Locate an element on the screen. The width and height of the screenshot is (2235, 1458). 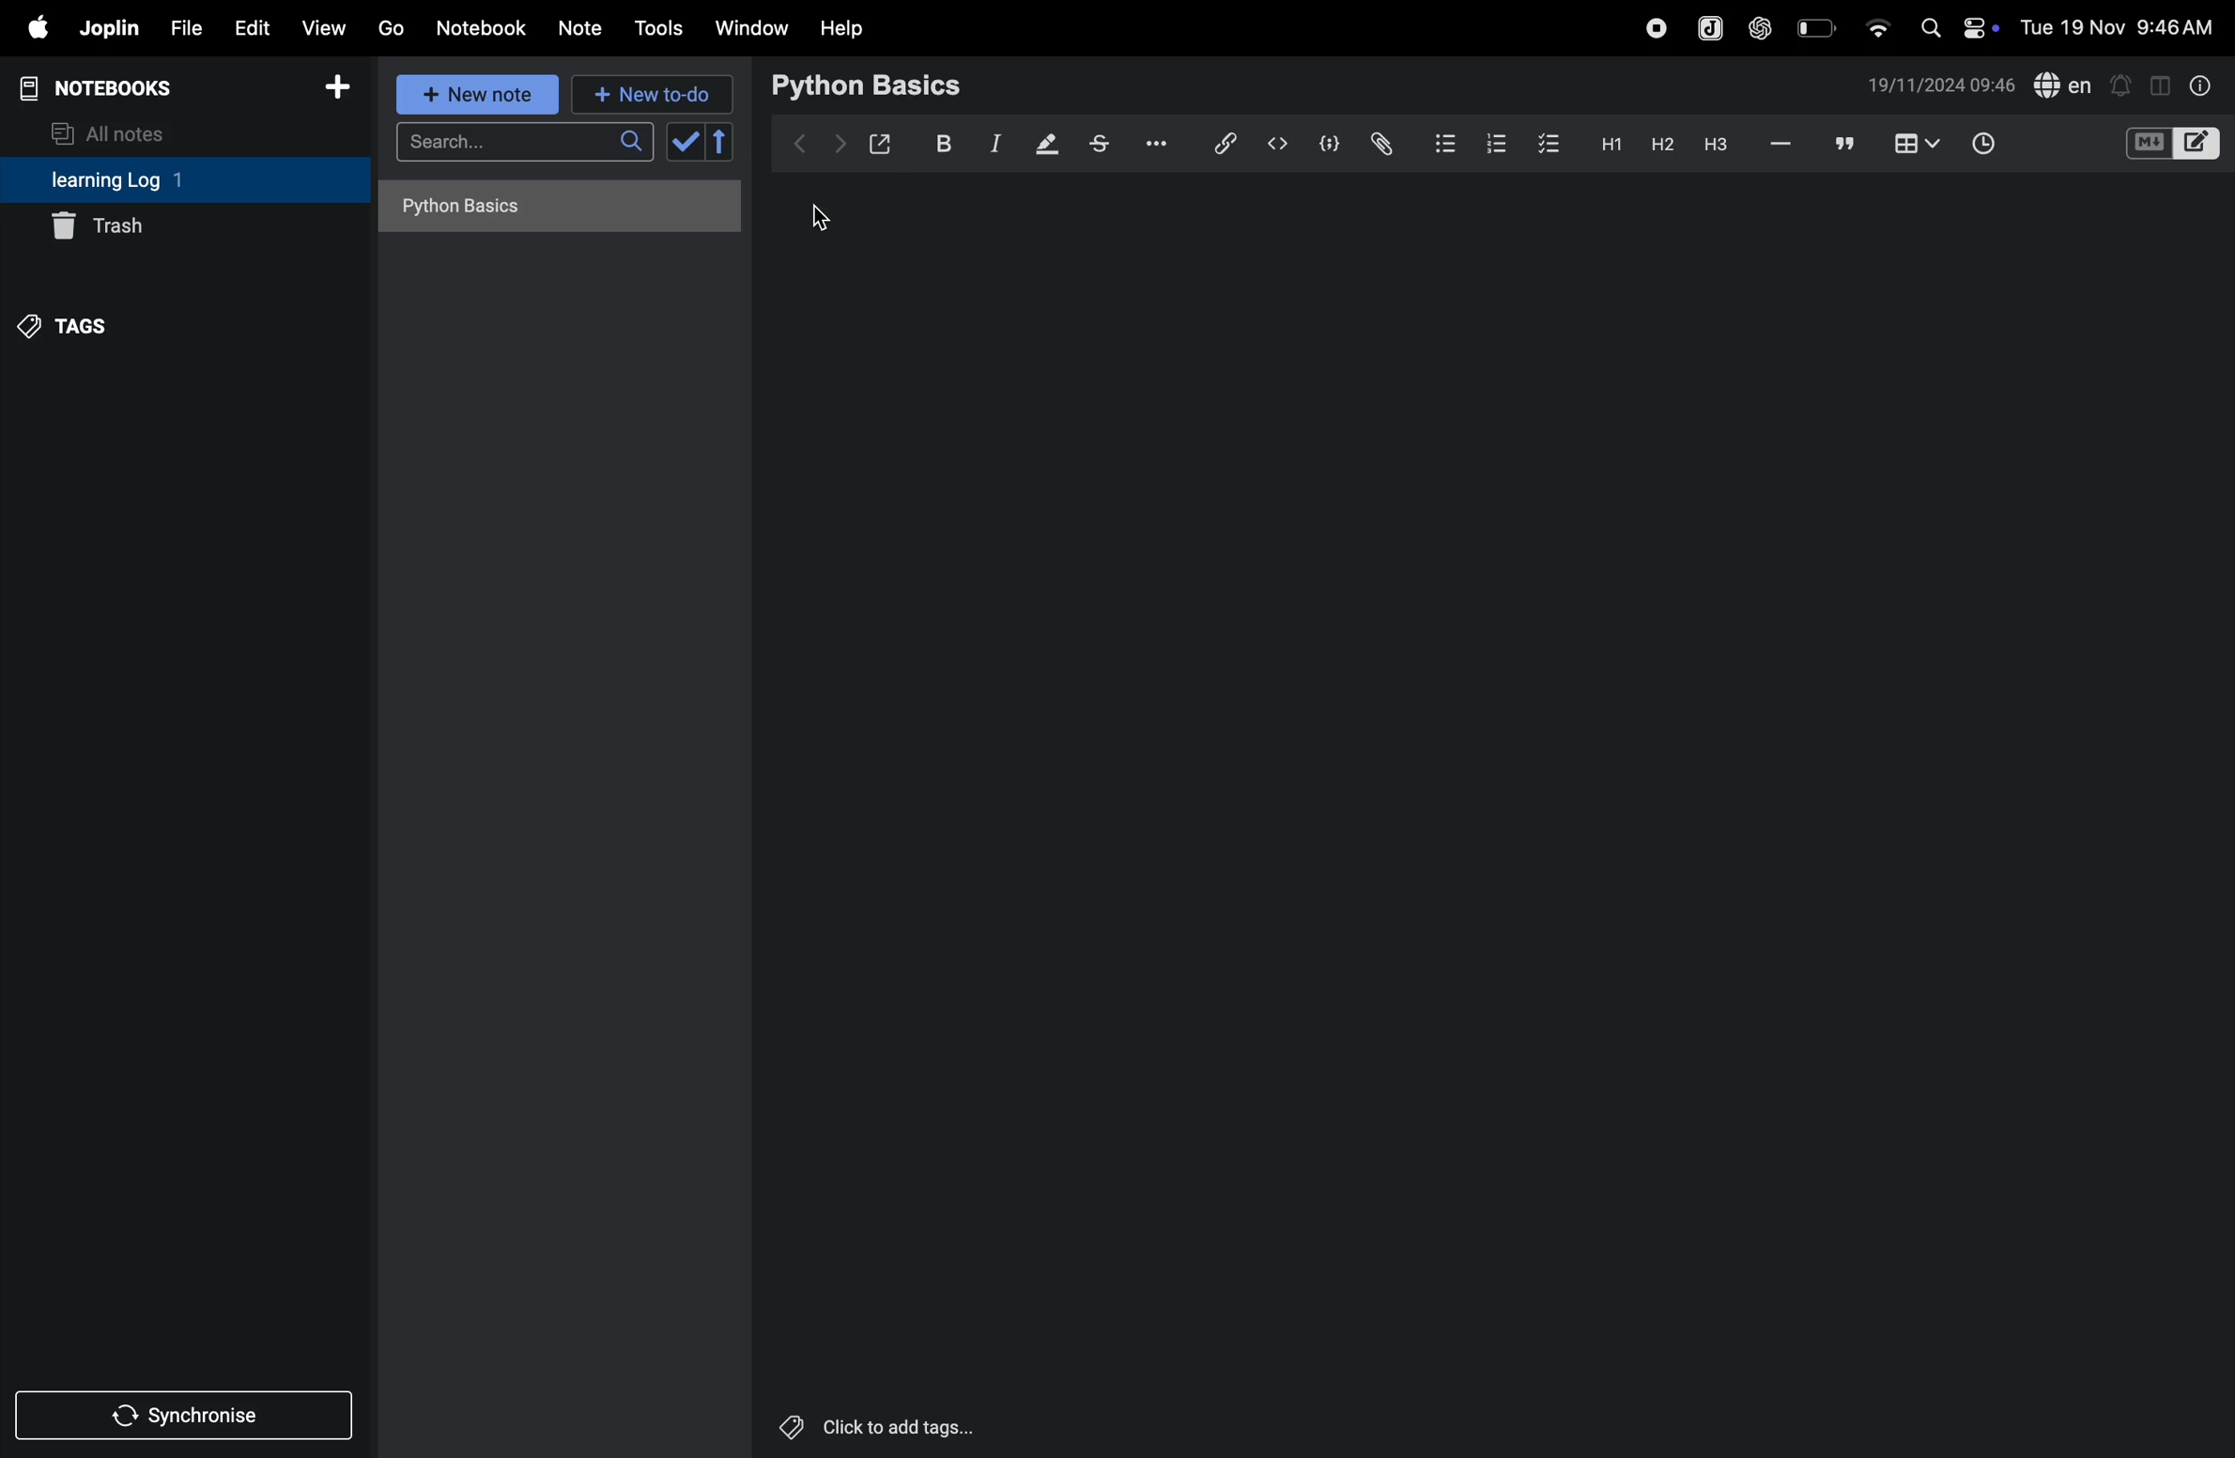
record is located at coordinates (1656, 25).